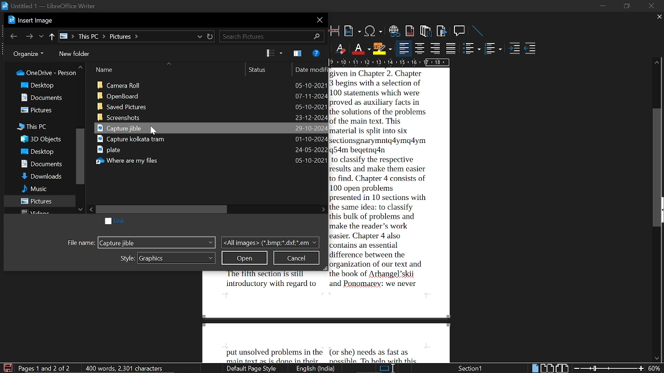  What do you see at coordinates (272, 37) in the screenshot?
I see `search` at bounding box center [272, 37].